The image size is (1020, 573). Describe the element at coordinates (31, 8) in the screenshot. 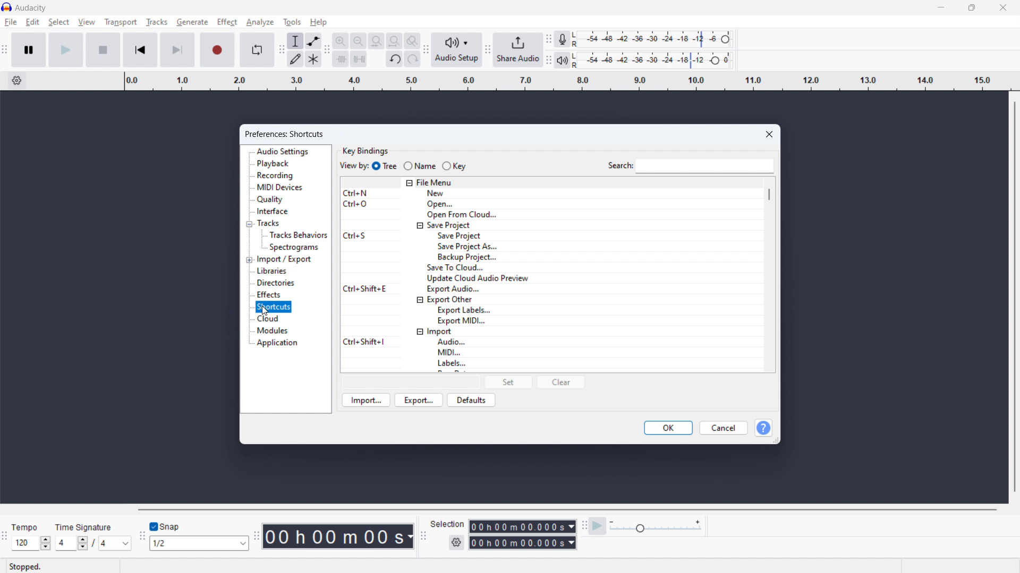

I see `Audacity - software title` at that location.